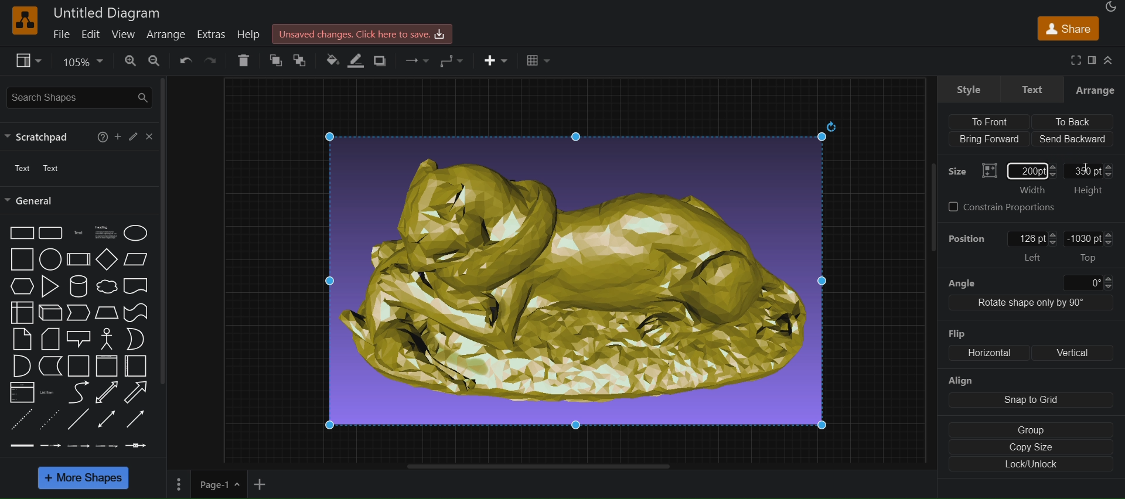  Describe the element at coordinates (251, 33) in the screenshot. I see `help` at that location.